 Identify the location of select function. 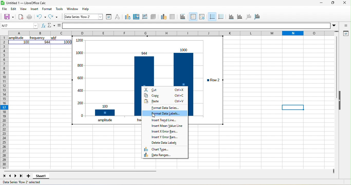
(52, 25).